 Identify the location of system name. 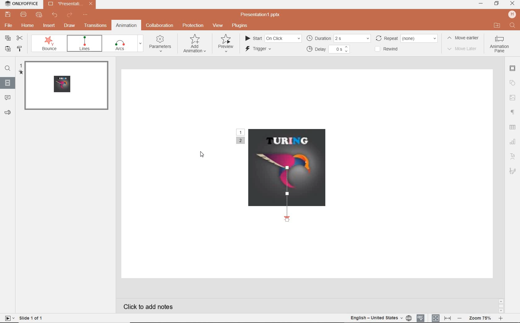
(23, 4).